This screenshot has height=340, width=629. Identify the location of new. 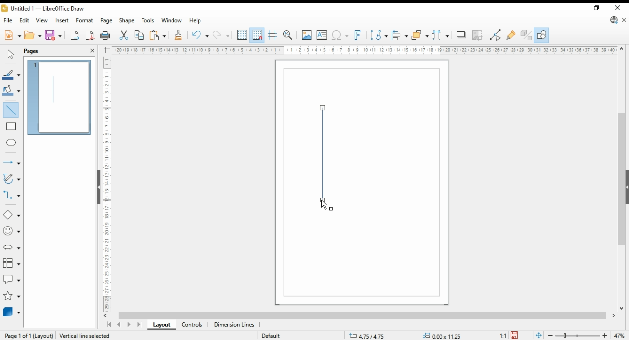
(12, 35).